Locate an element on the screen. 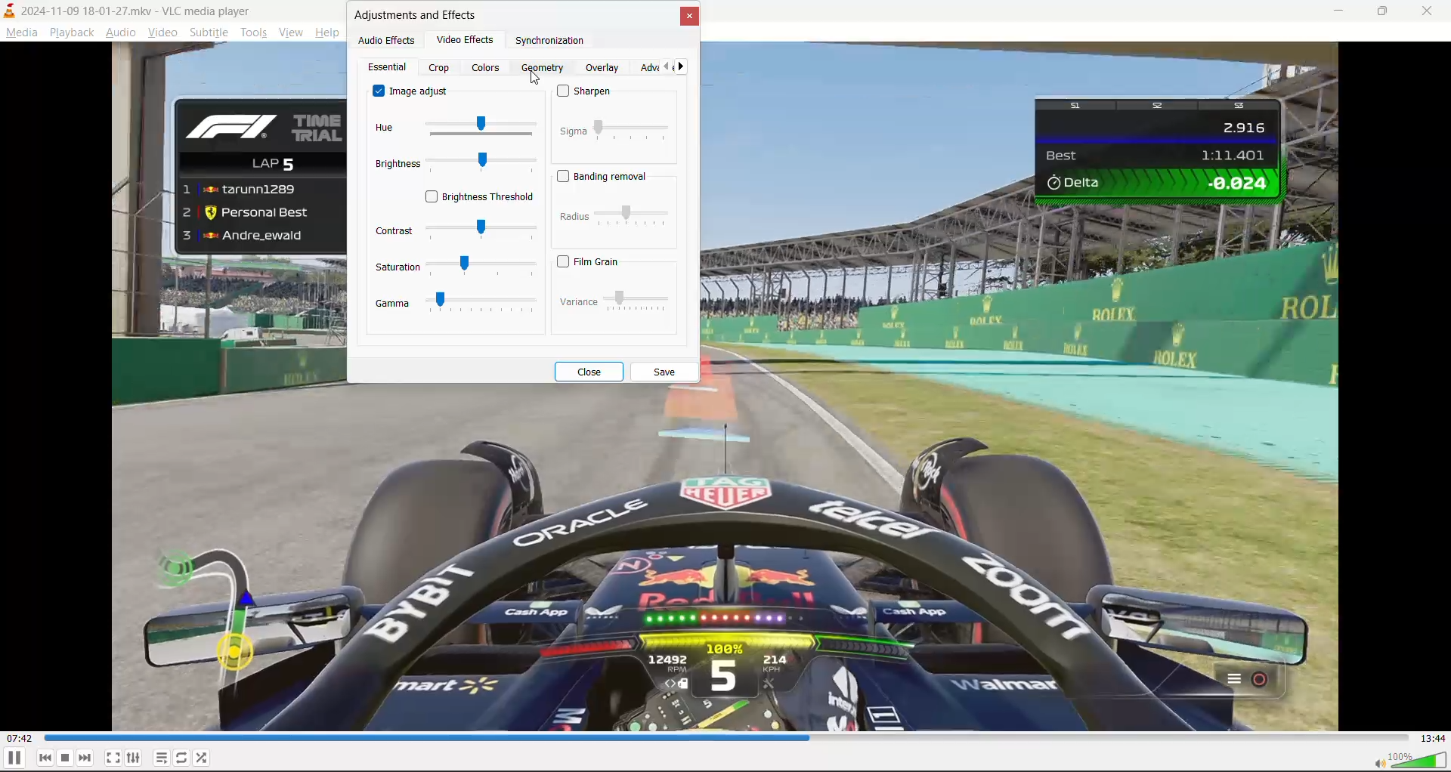 The image size is (1451, 772). minimize is located at coordinates (1338, 13).